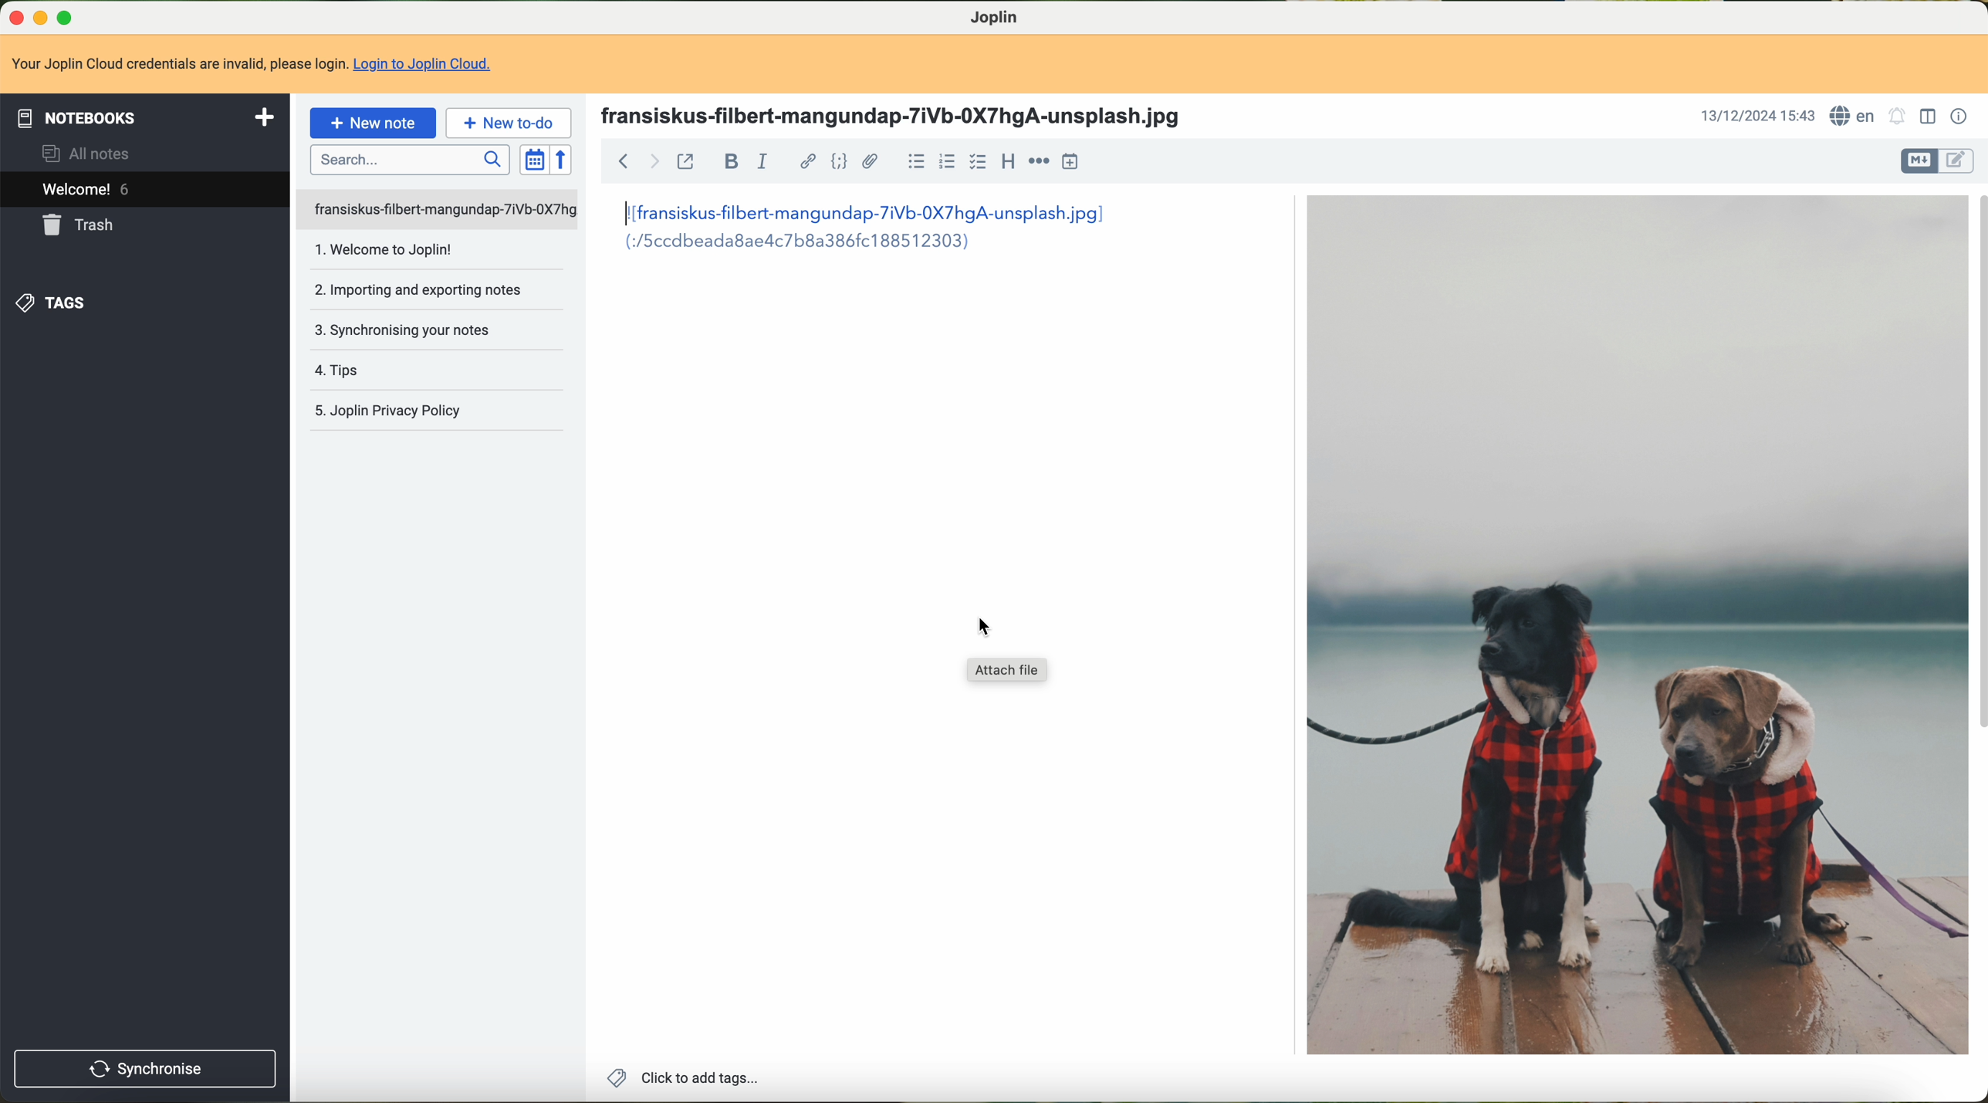 The width and height of the screenshot is (1988, 1103). Describe the element at coordinates (808, 161) in the screenshot. I see `hyperlink` at that location.